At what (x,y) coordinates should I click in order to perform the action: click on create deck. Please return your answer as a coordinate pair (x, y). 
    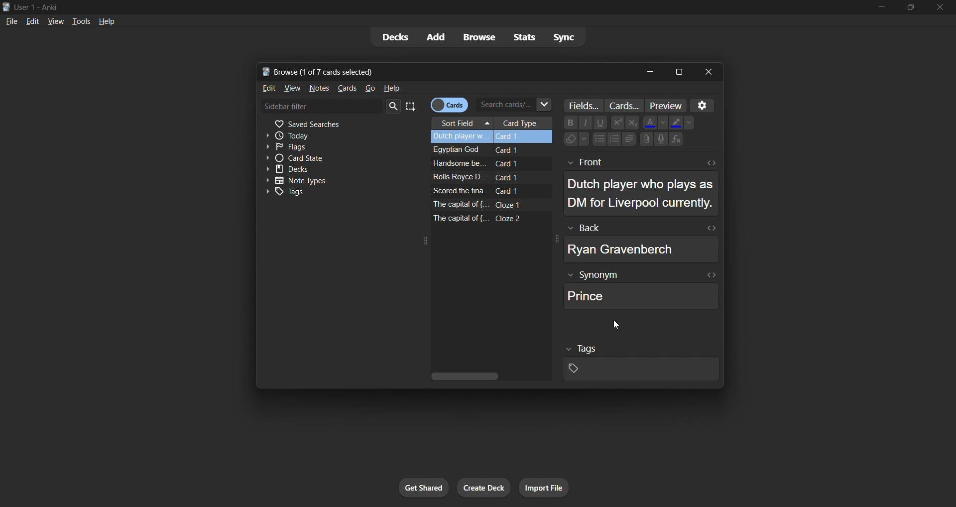
    Looking at the image, I should click on (486, 489).